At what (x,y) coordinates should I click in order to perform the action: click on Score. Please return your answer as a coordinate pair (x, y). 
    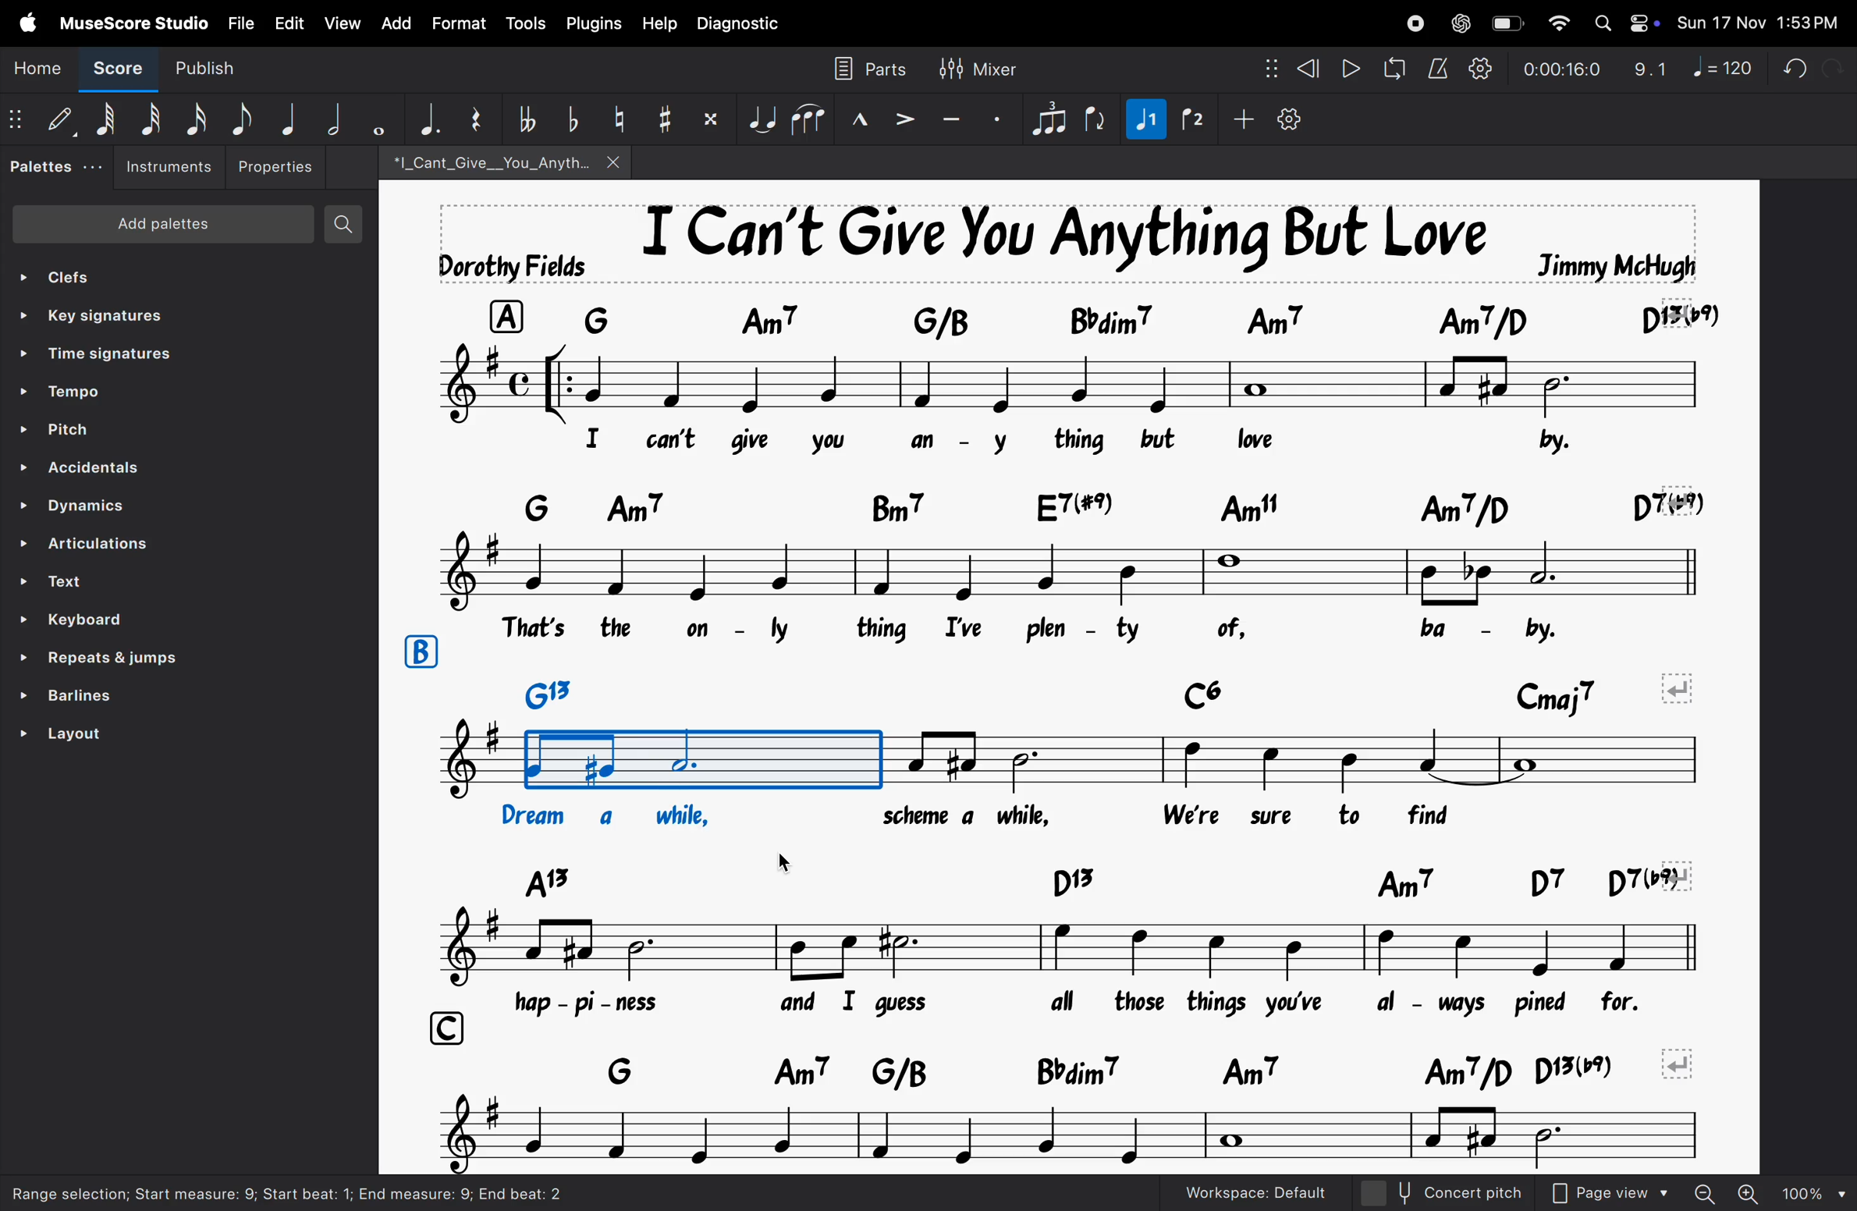
    Looking at the image, I should click on (113, 73).